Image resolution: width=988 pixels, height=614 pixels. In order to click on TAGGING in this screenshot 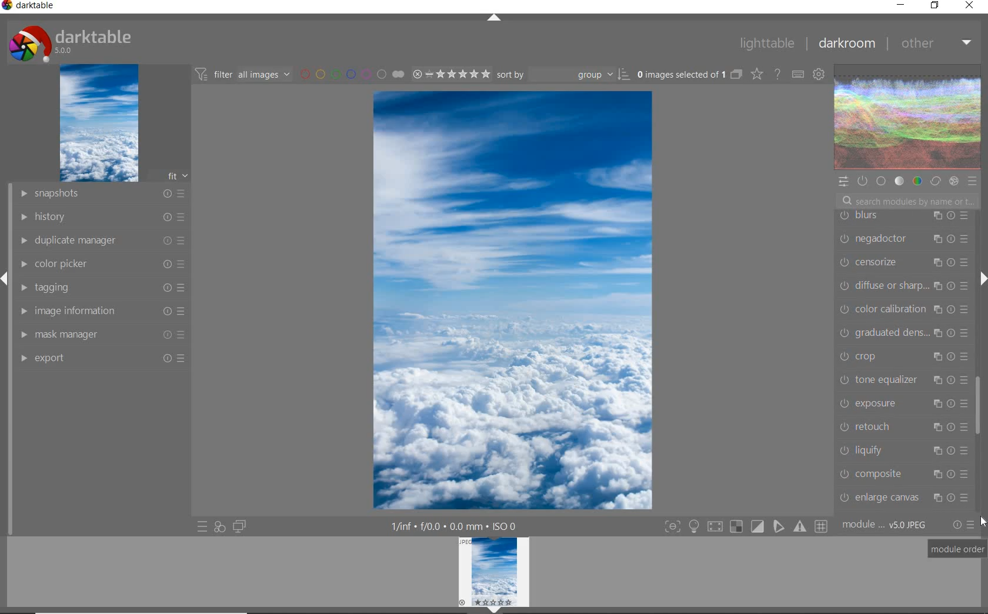, I will do `click(105, 287)`.